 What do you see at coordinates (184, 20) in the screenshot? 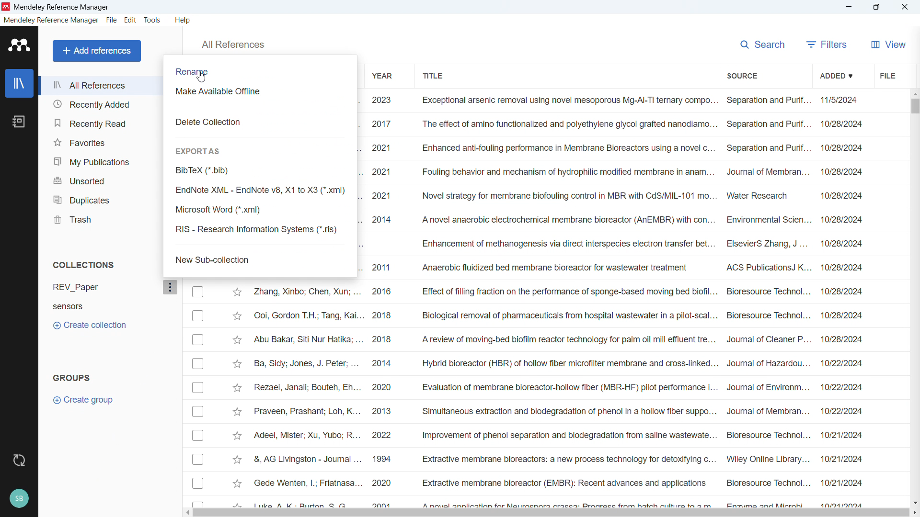
I see `help` at bounding box center [184, 20].